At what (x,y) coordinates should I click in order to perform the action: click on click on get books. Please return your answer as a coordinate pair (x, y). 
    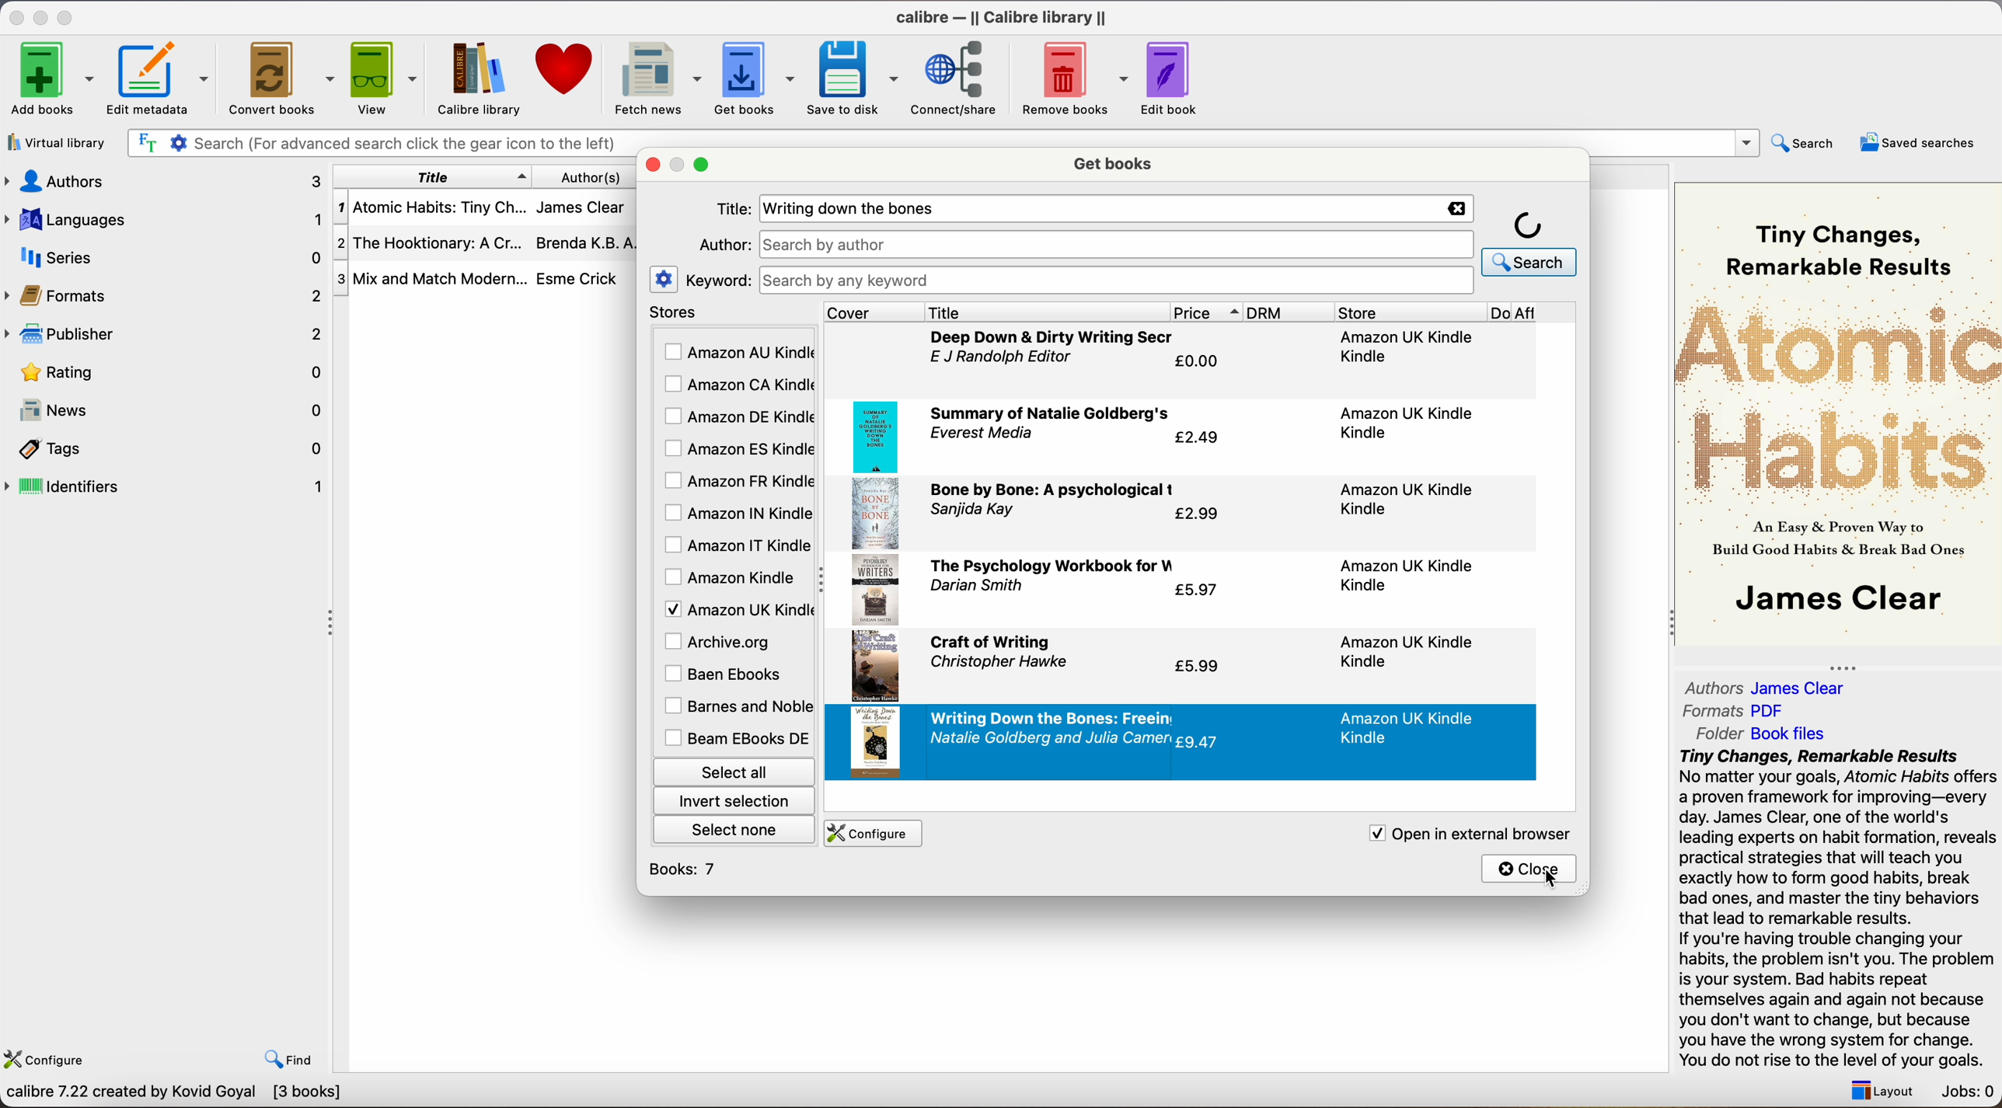
    Looking at the image, I should click on (742, 77).